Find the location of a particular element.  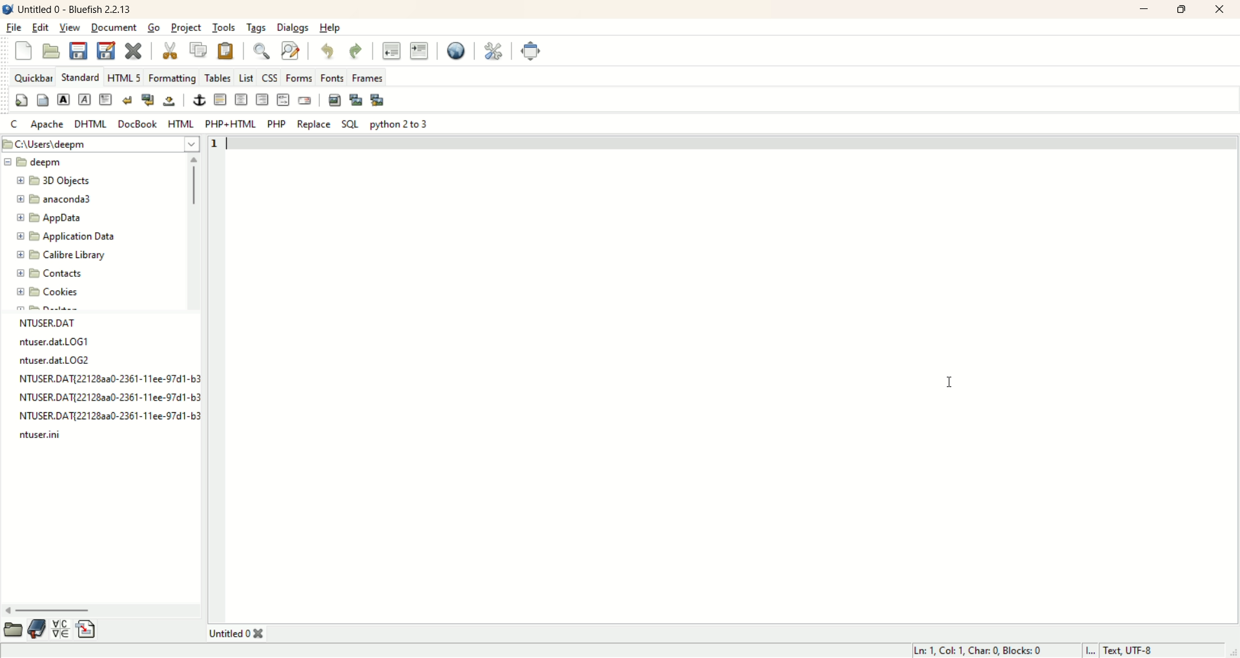

replace is located at coordinates (314, 124).